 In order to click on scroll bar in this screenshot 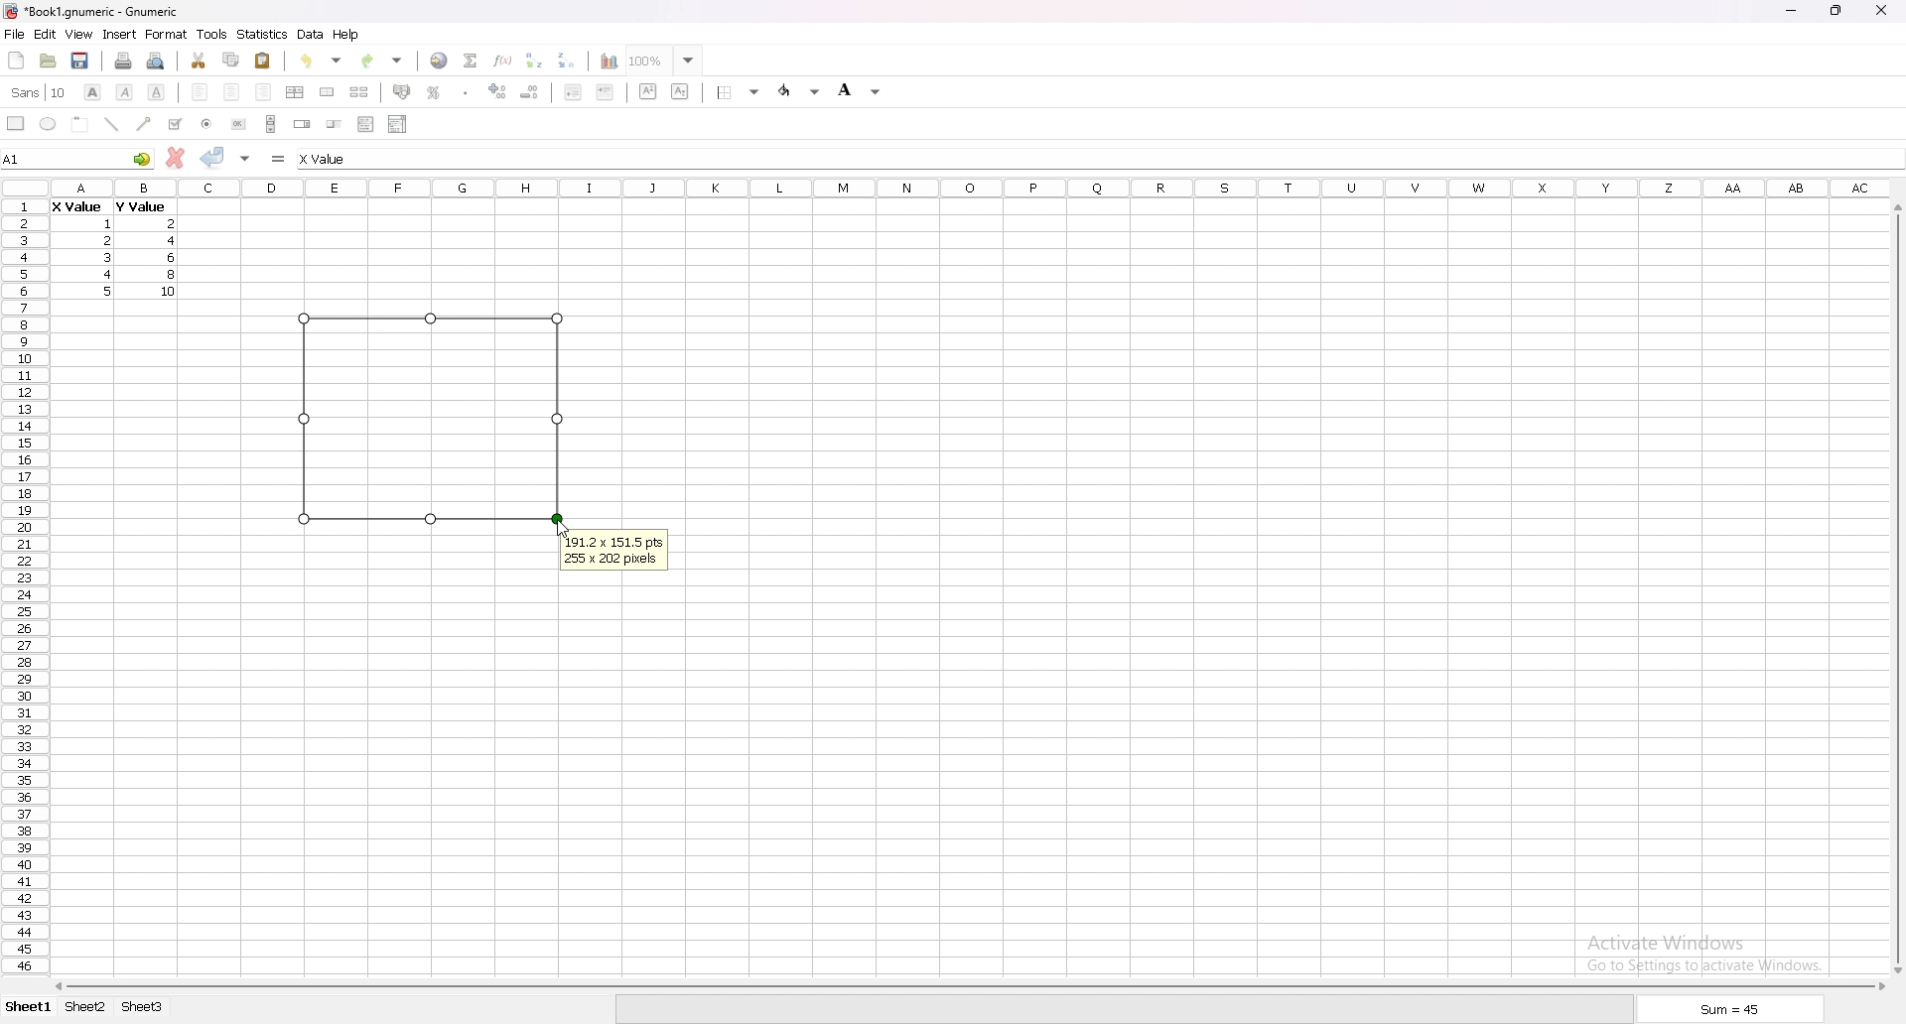, I will do `click(1895, 588)`.